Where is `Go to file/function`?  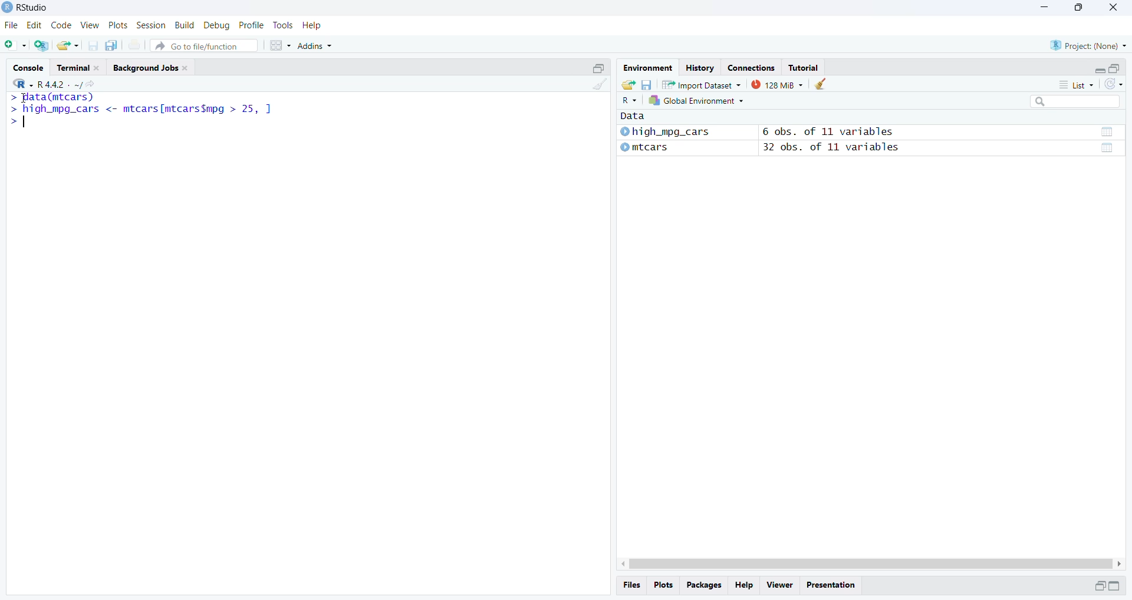
Go to file/function is located at coordinates (203, 46).